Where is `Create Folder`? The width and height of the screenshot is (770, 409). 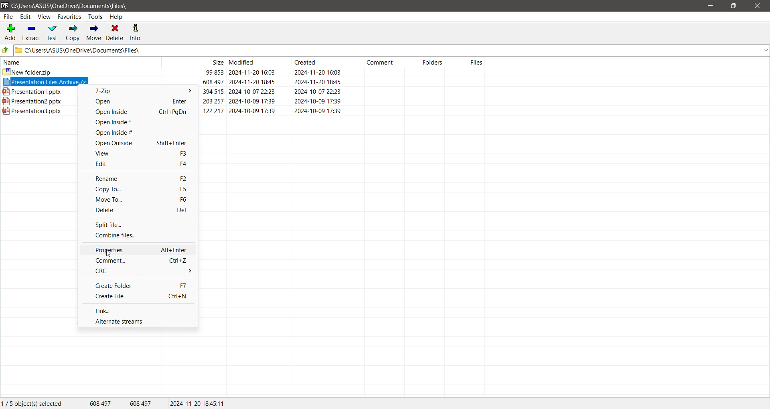
Create Folder is located at coordinates (113, 285).